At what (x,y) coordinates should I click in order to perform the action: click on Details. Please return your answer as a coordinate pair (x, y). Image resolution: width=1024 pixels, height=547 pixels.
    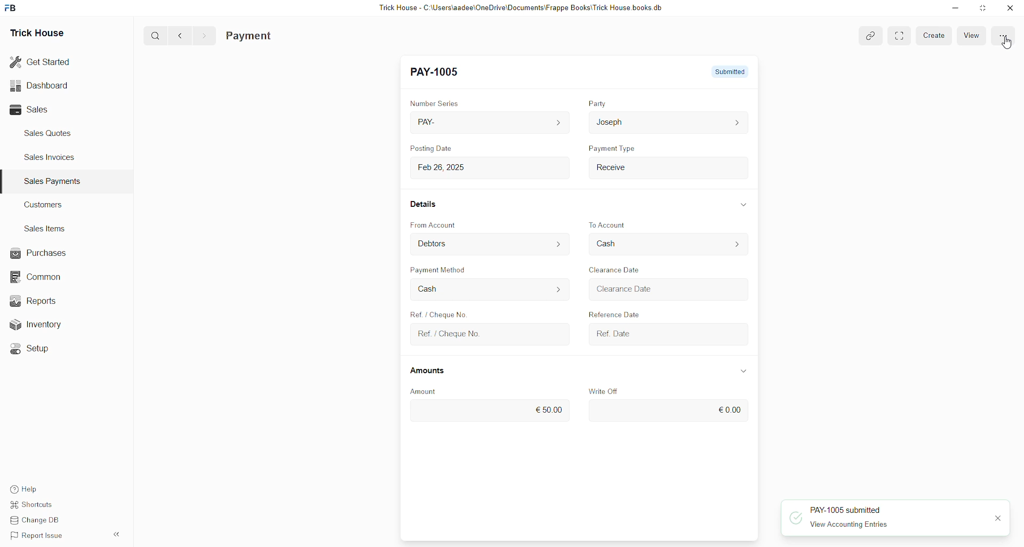
    Looking at the image, I should click on (425, 204).